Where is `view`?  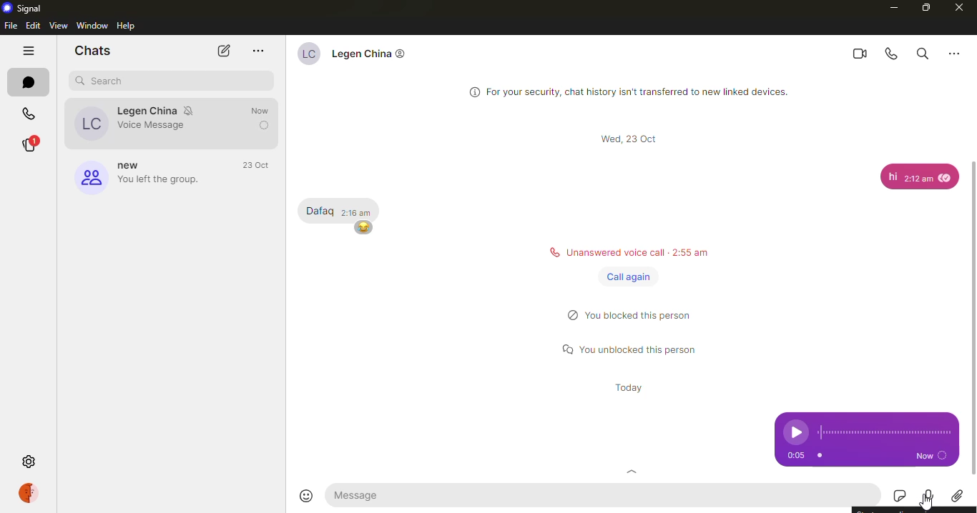
view is located at coordinates (59, 25).